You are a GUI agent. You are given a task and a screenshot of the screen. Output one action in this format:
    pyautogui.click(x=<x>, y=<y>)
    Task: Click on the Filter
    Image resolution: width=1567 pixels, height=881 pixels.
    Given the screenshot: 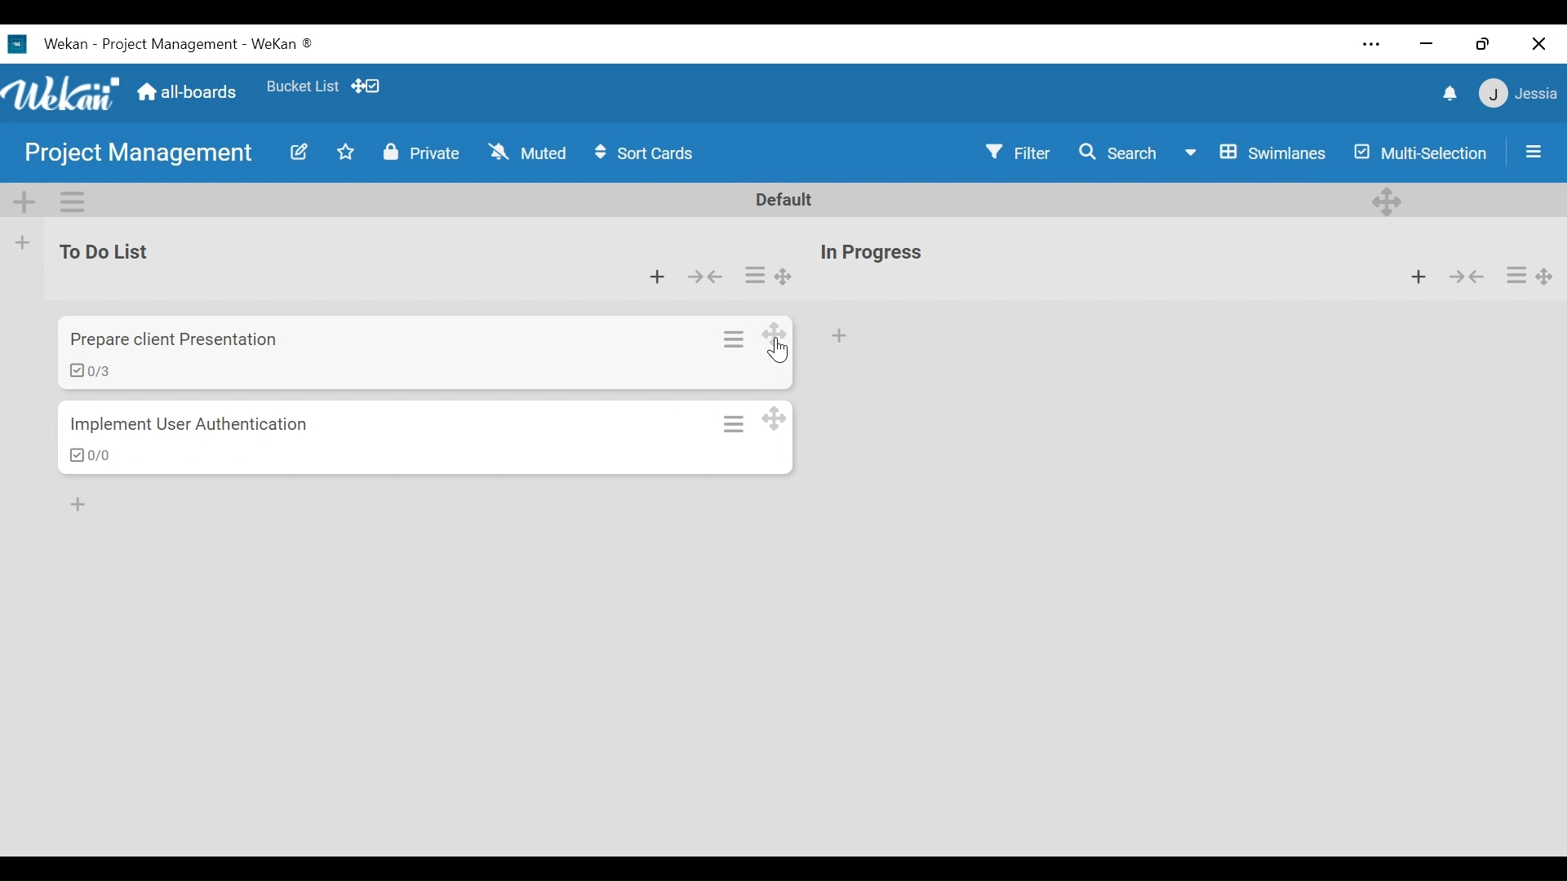 What is the action you would take?
    pyautogui.click(x=1018, y=151)
    